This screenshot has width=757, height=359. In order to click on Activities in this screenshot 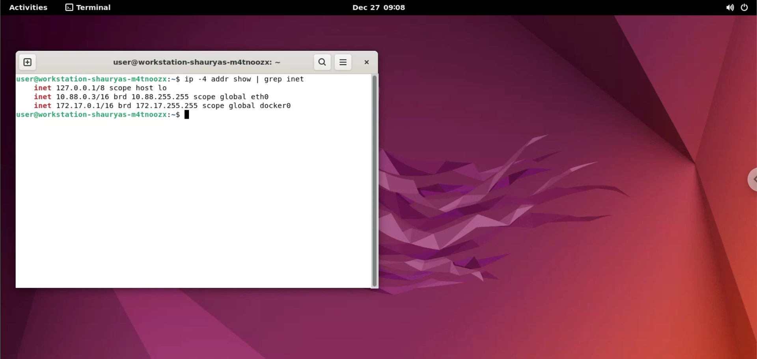, I will do `click(29, 7)`.